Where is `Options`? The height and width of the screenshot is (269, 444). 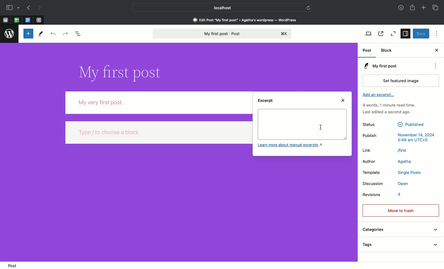 Options is located at coordinates (436, 34).